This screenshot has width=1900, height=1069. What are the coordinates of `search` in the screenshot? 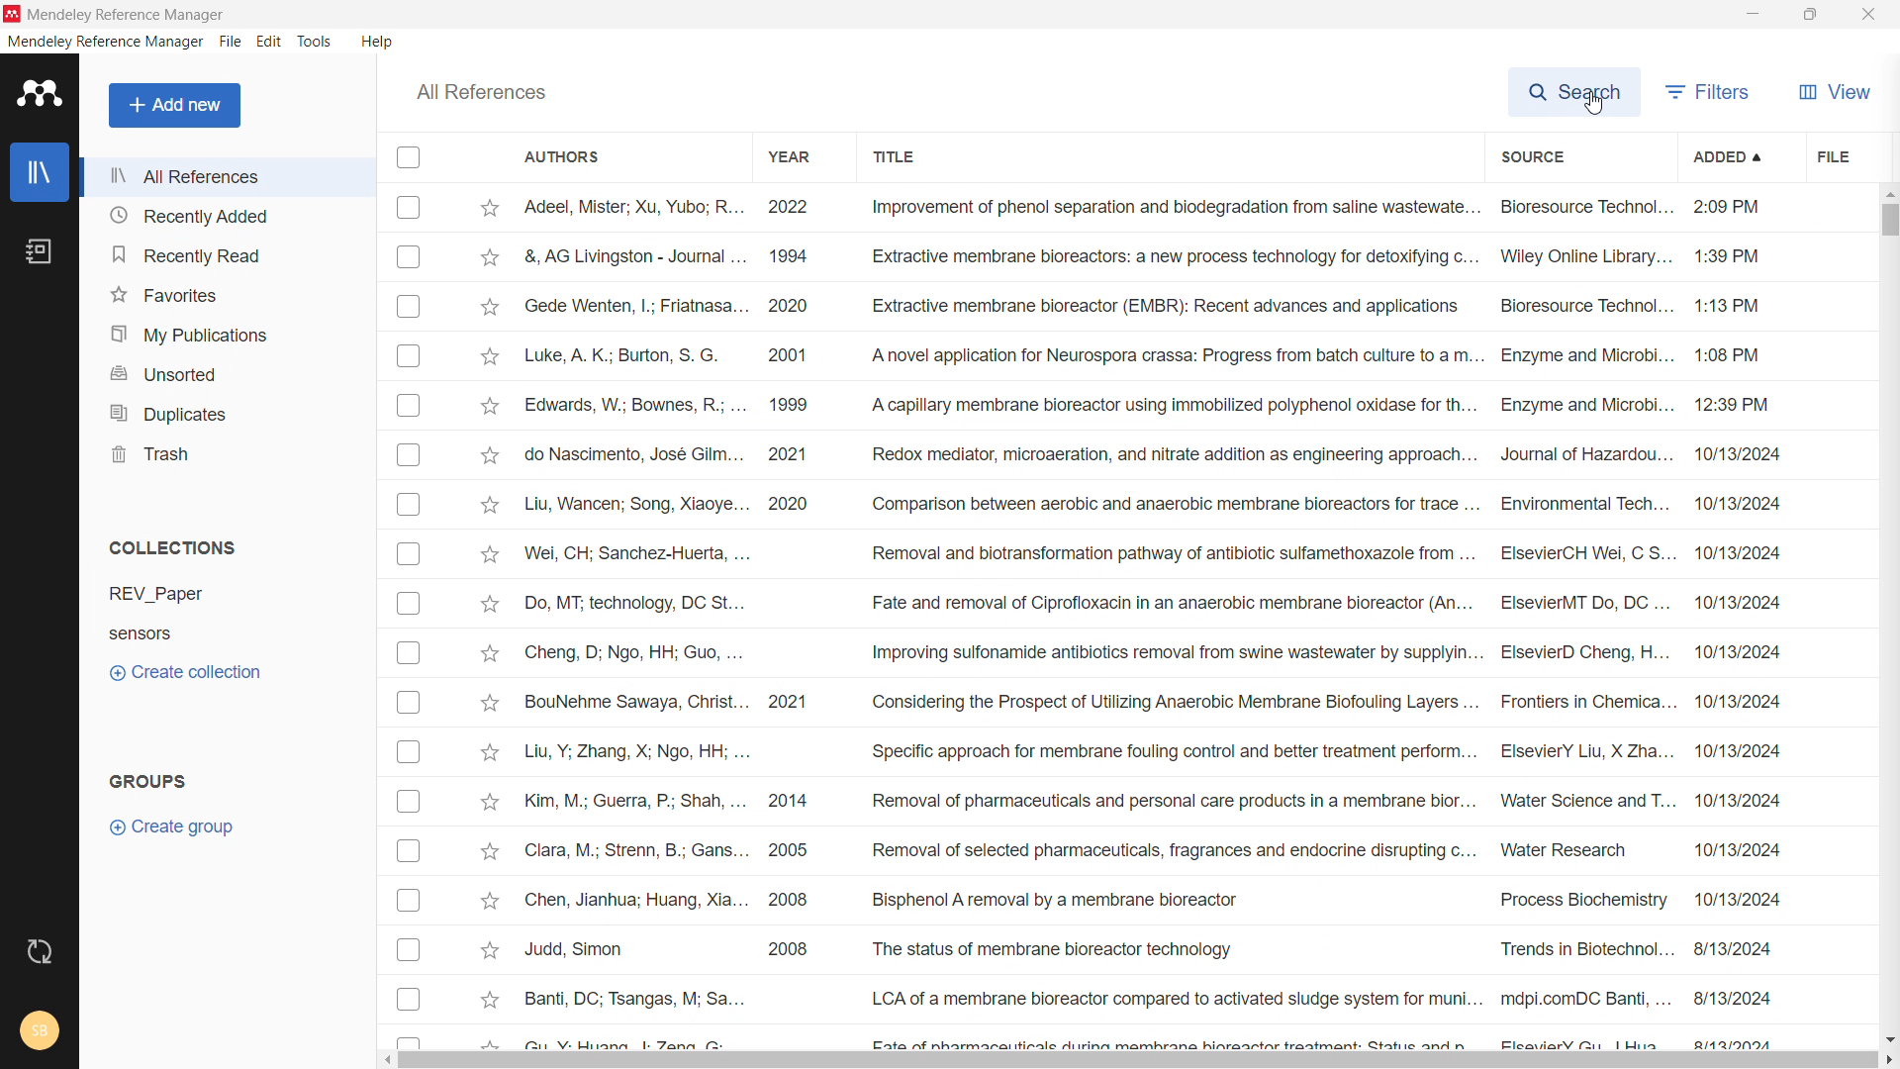 It's located at (1576, 89).